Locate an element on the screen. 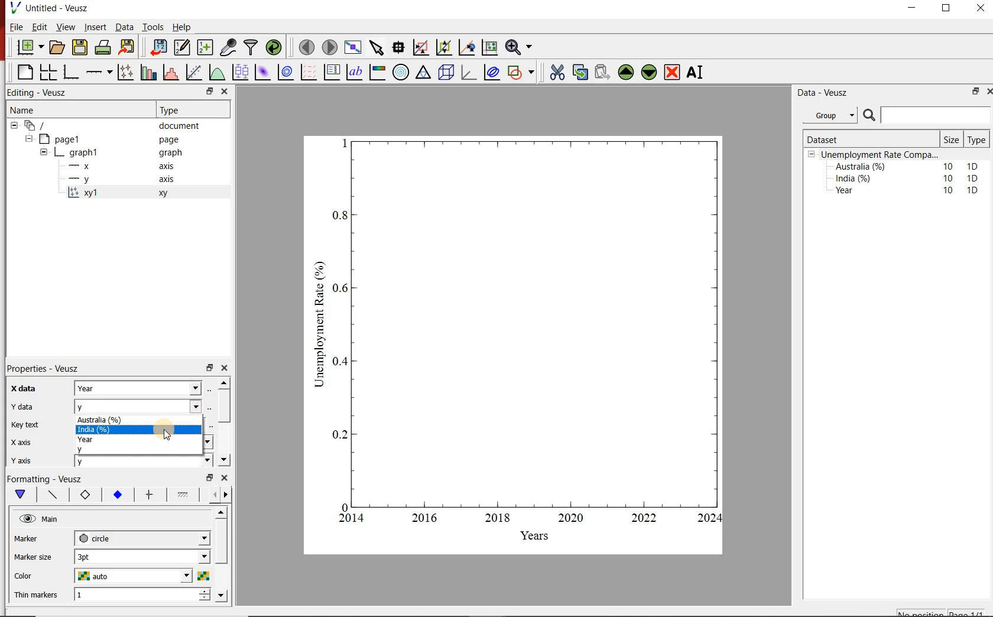  zoom funtions is located at coordinates (521, 46).